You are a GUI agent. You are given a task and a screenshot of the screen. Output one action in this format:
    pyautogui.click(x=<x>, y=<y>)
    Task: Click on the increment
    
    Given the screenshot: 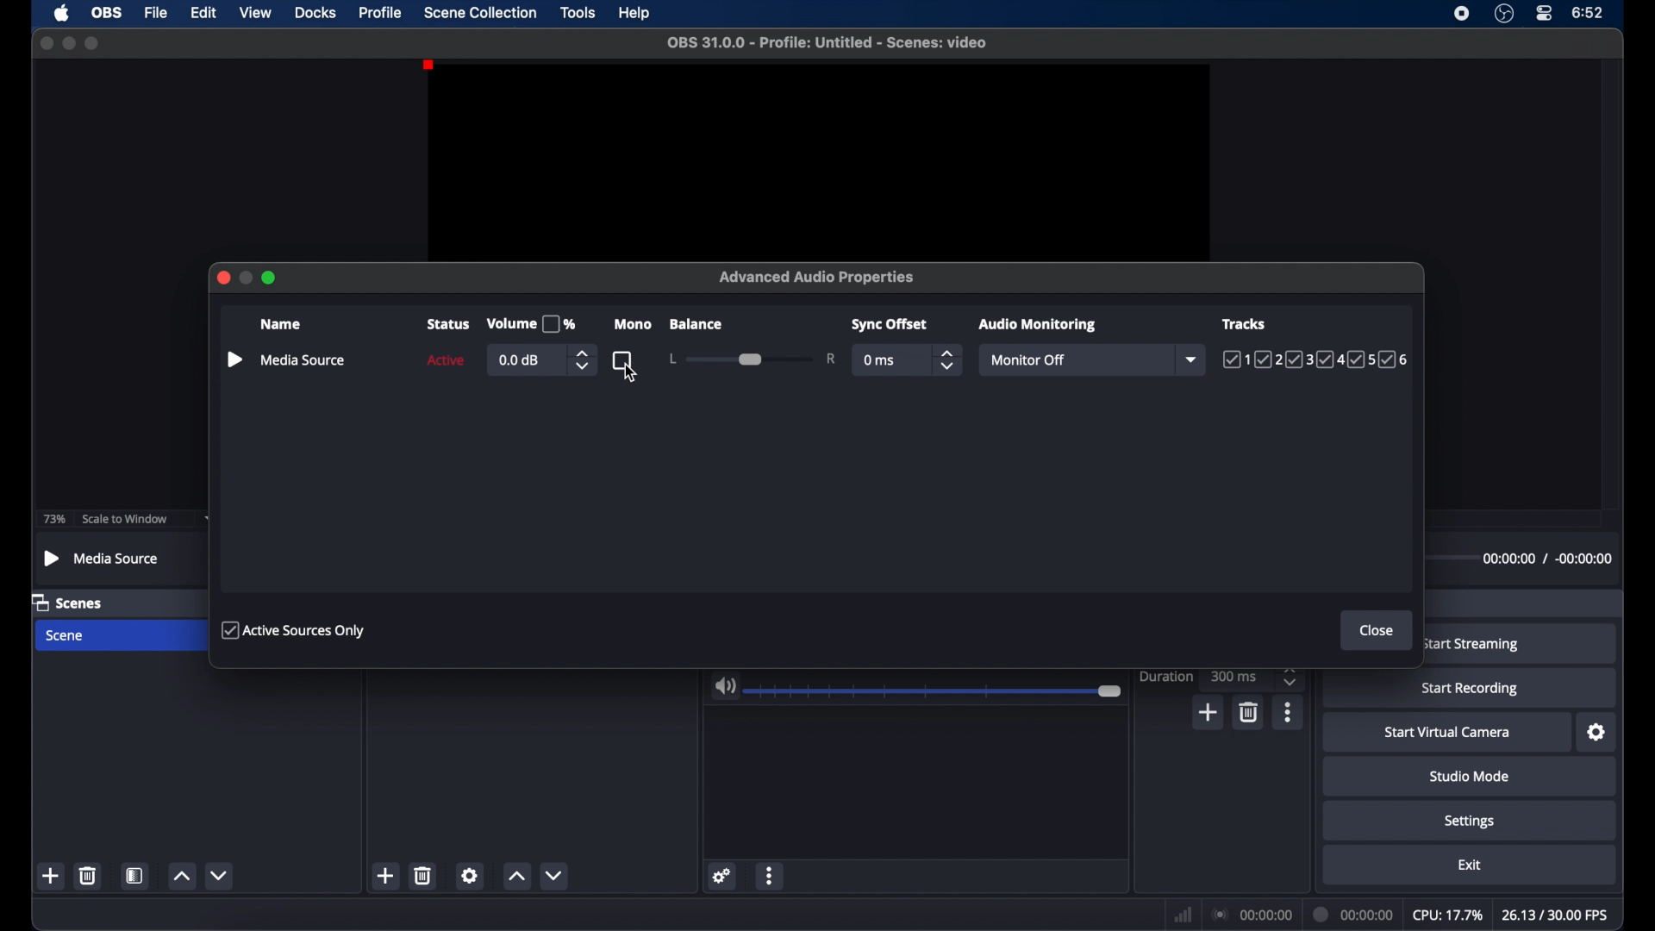 What is the action you would take?
    pyautogui.click(x=515, y=875)
    